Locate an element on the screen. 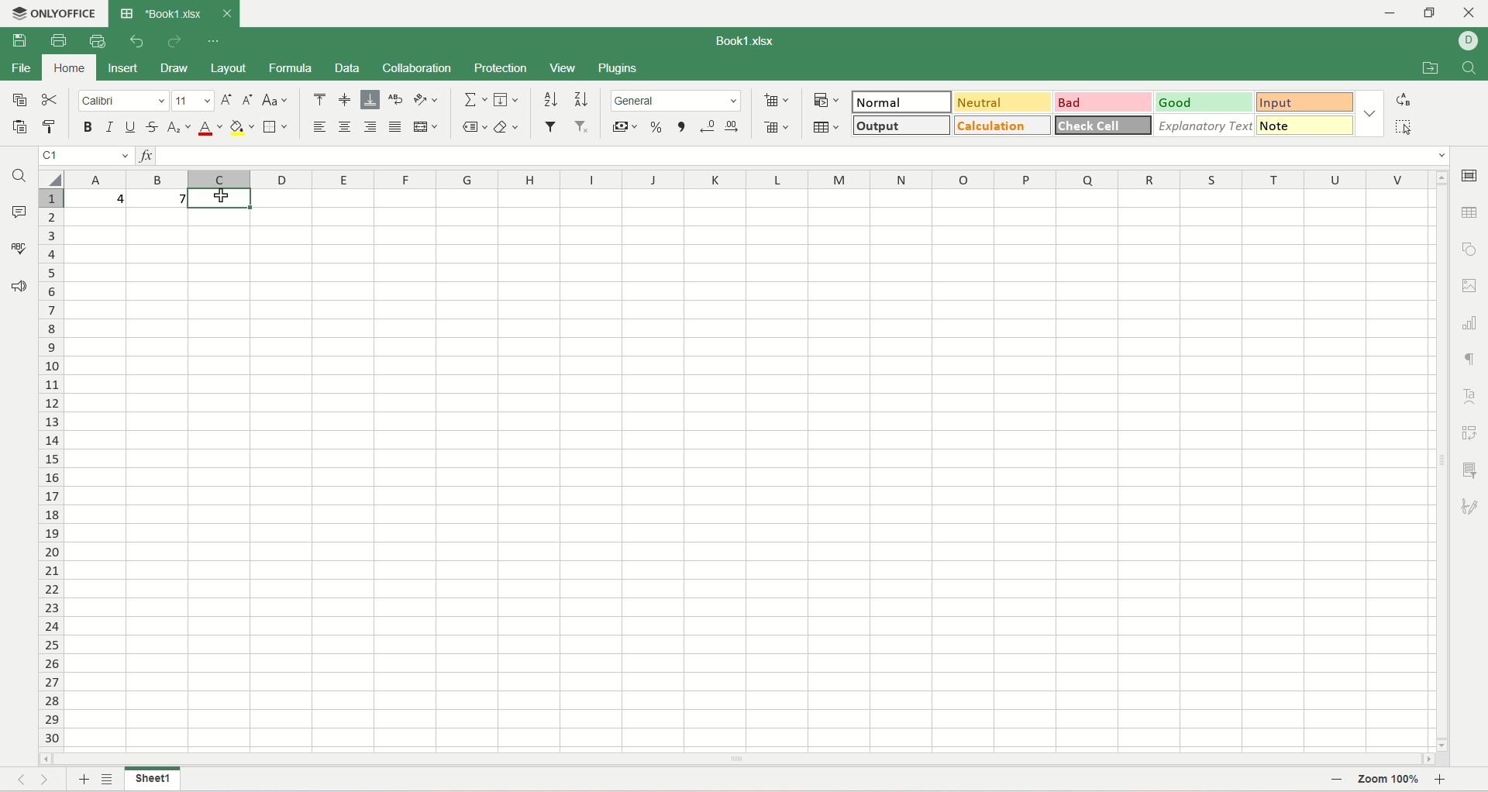 This screenshot has height=792, width=1488. background color is located at coordinates (242, 126).